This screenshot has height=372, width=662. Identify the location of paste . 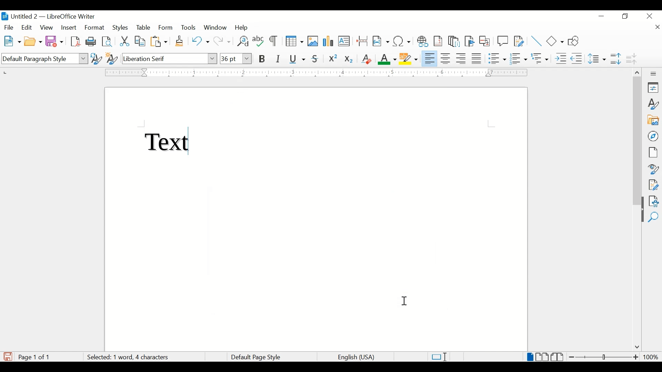
(159, 41).